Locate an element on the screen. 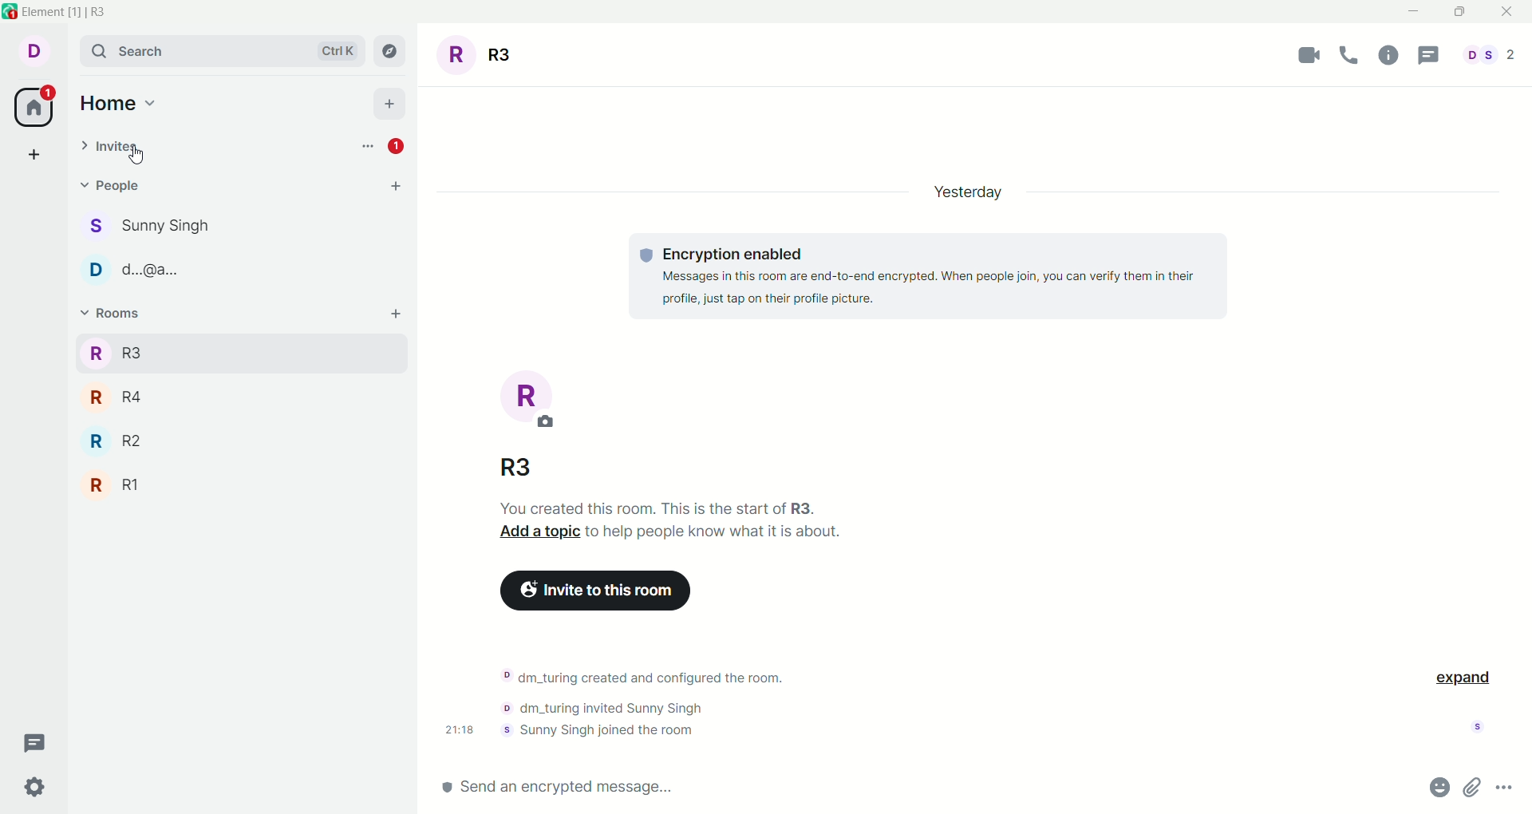  text is located at coordinates (927, 275).